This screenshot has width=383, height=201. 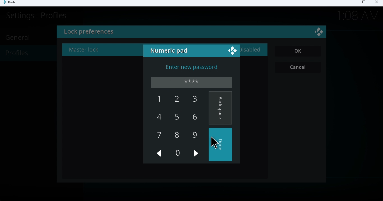 I want to click on Close, so click(x=376, y=3).